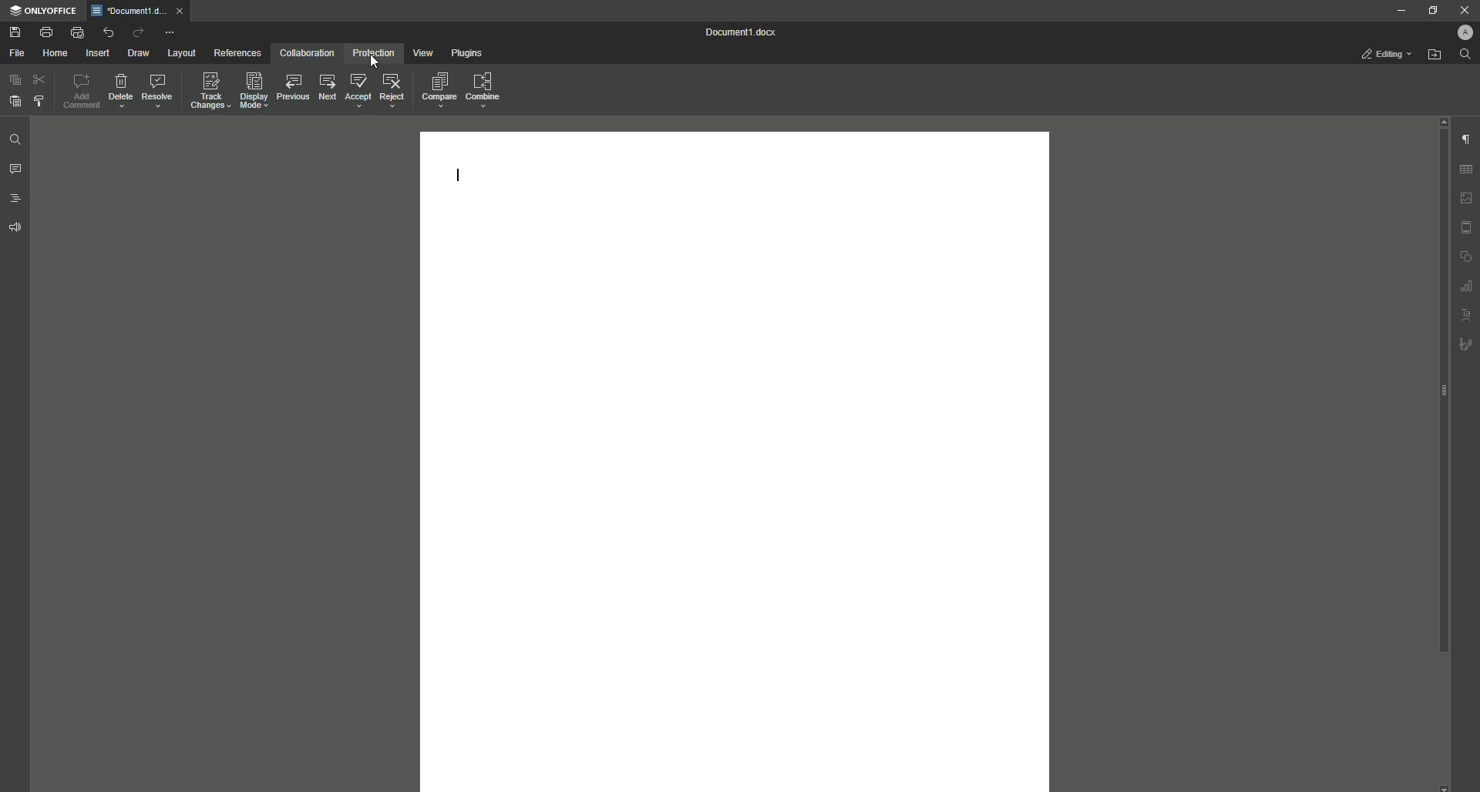  I want to click on Shape settings, so click(1467, 257).